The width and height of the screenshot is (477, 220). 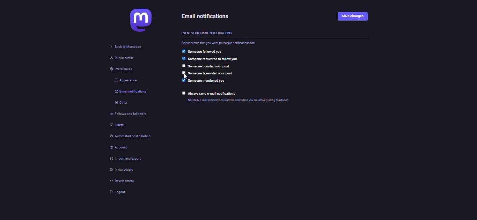 I want to click on click to enable, so click(x=183, y=73).